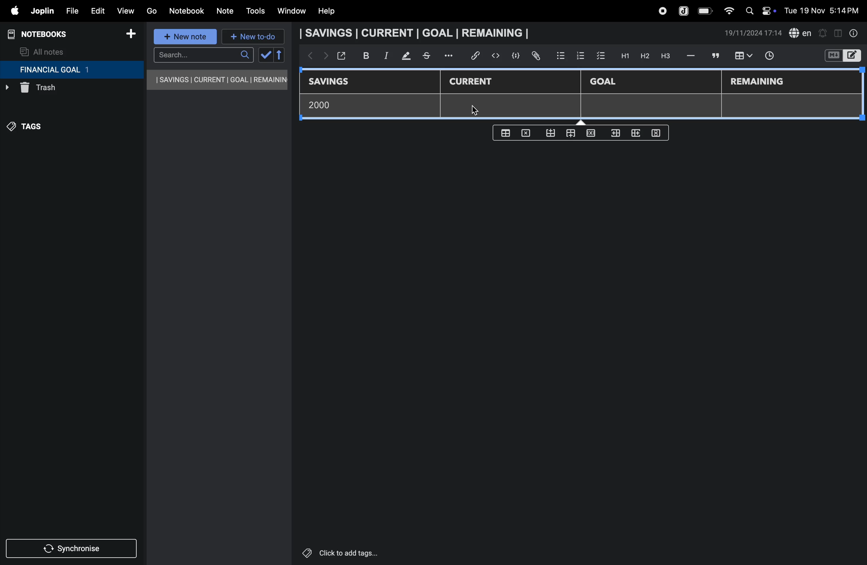 Image resolution: width=867 pixels, height=565 pixels. What do you see at coordinates (325, 104) in the screenshot?
I see `2000` at bounding box center [325, 104].